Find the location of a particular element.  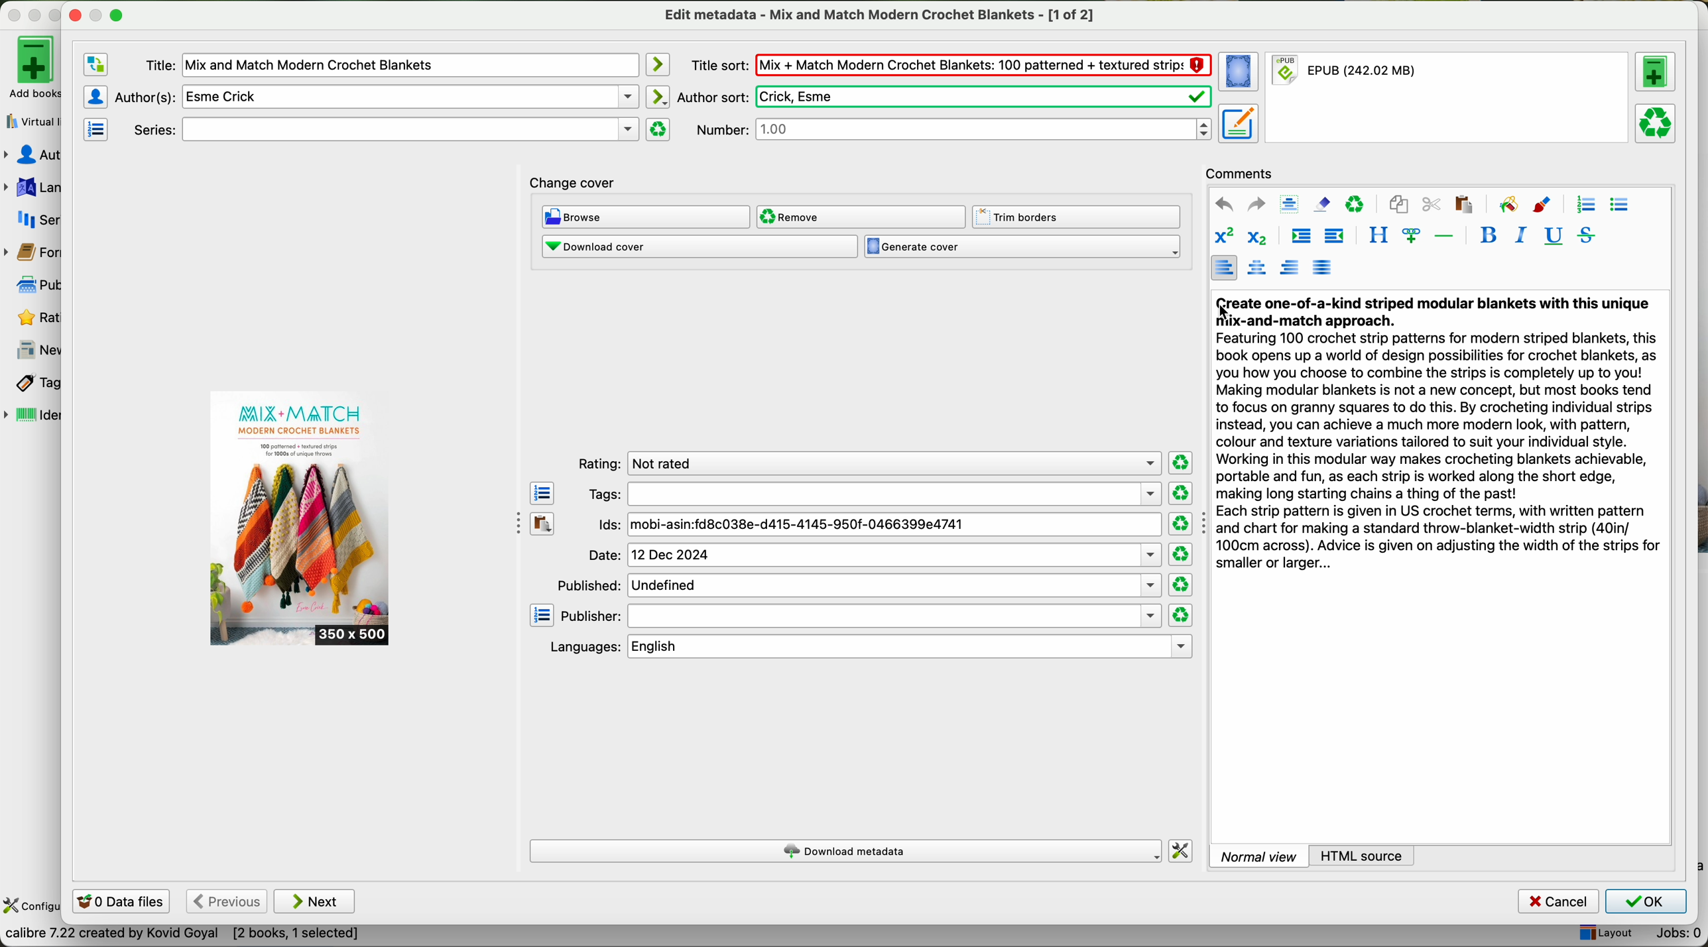

maximize is located at coordinates (61, 16).